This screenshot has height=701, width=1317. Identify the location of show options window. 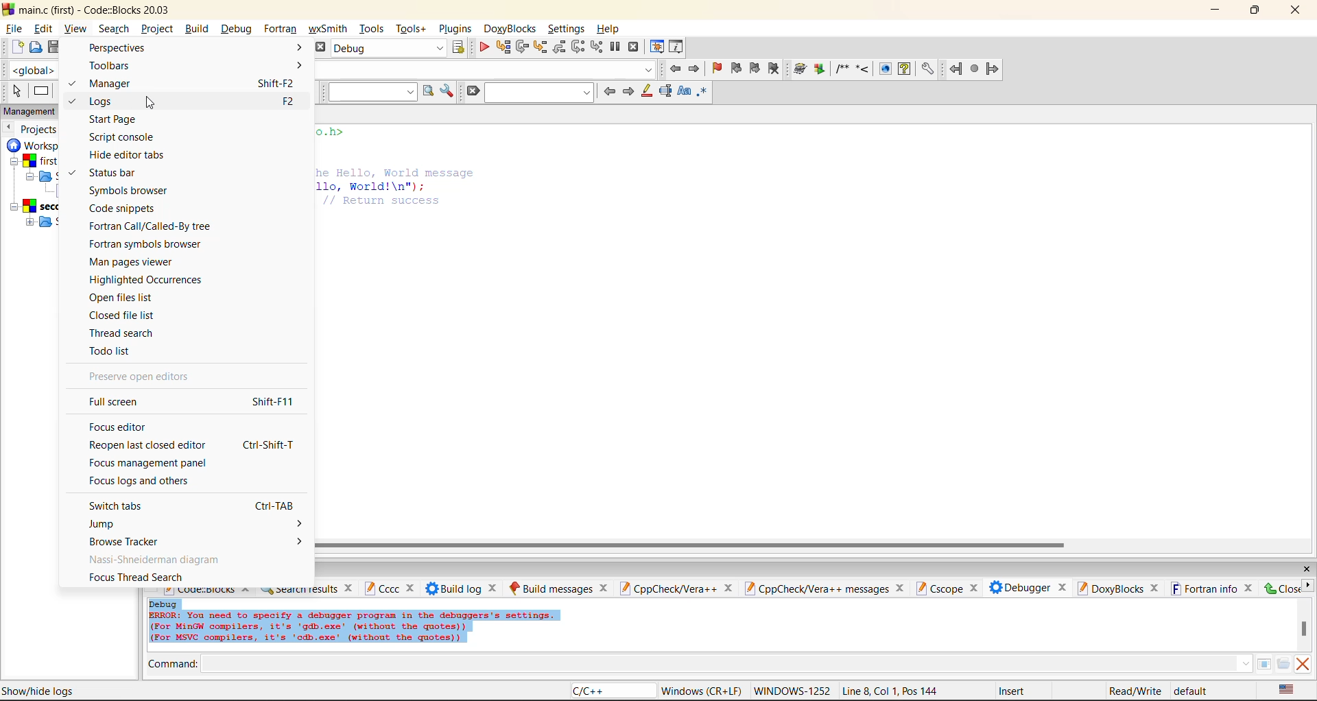
(447, 92).